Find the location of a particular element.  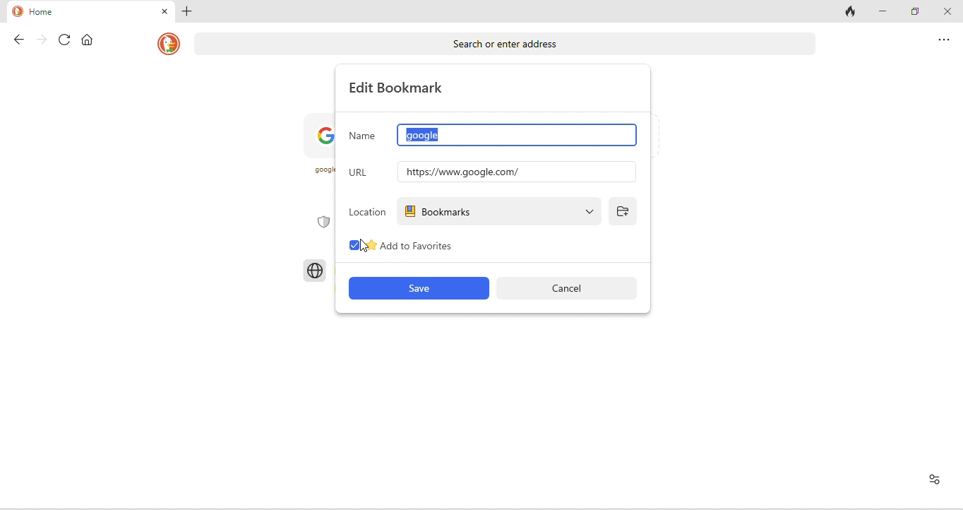

bookmarks is located at coordinates (501, 211).